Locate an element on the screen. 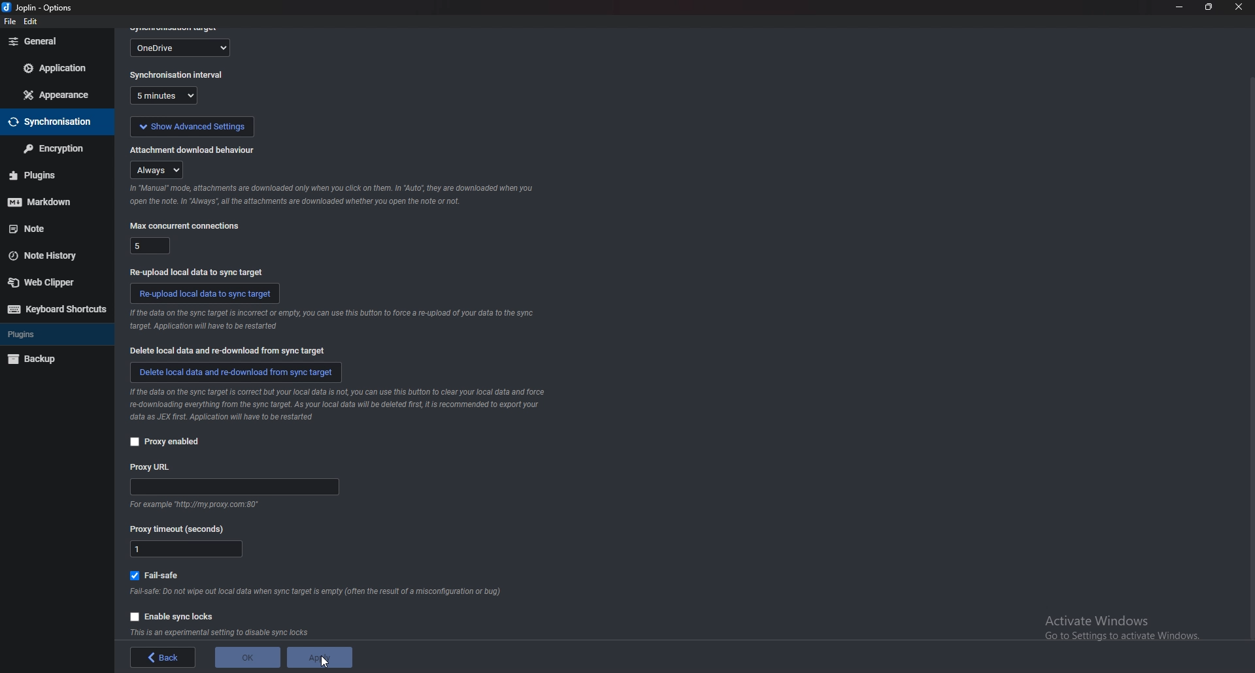  info is located at coordinates (192, 505).